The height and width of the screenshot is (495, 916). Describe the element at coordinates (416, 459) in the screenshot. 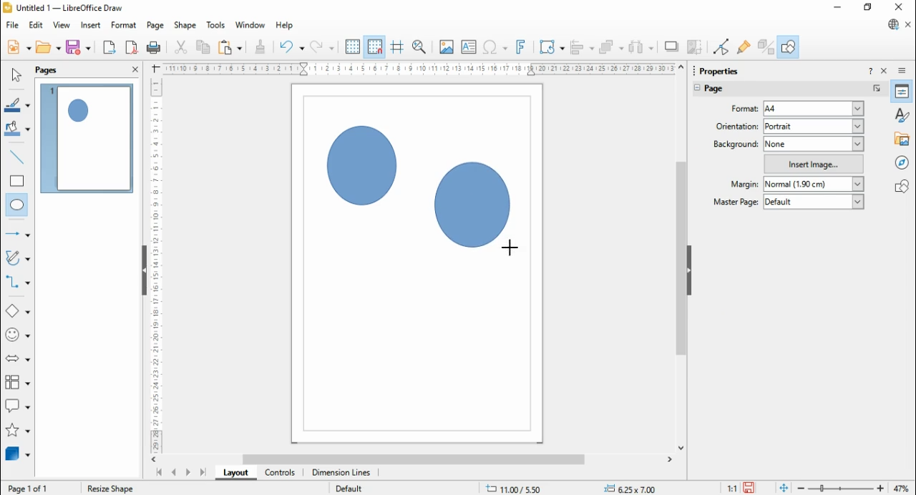

I see `scroll bar` at that location.